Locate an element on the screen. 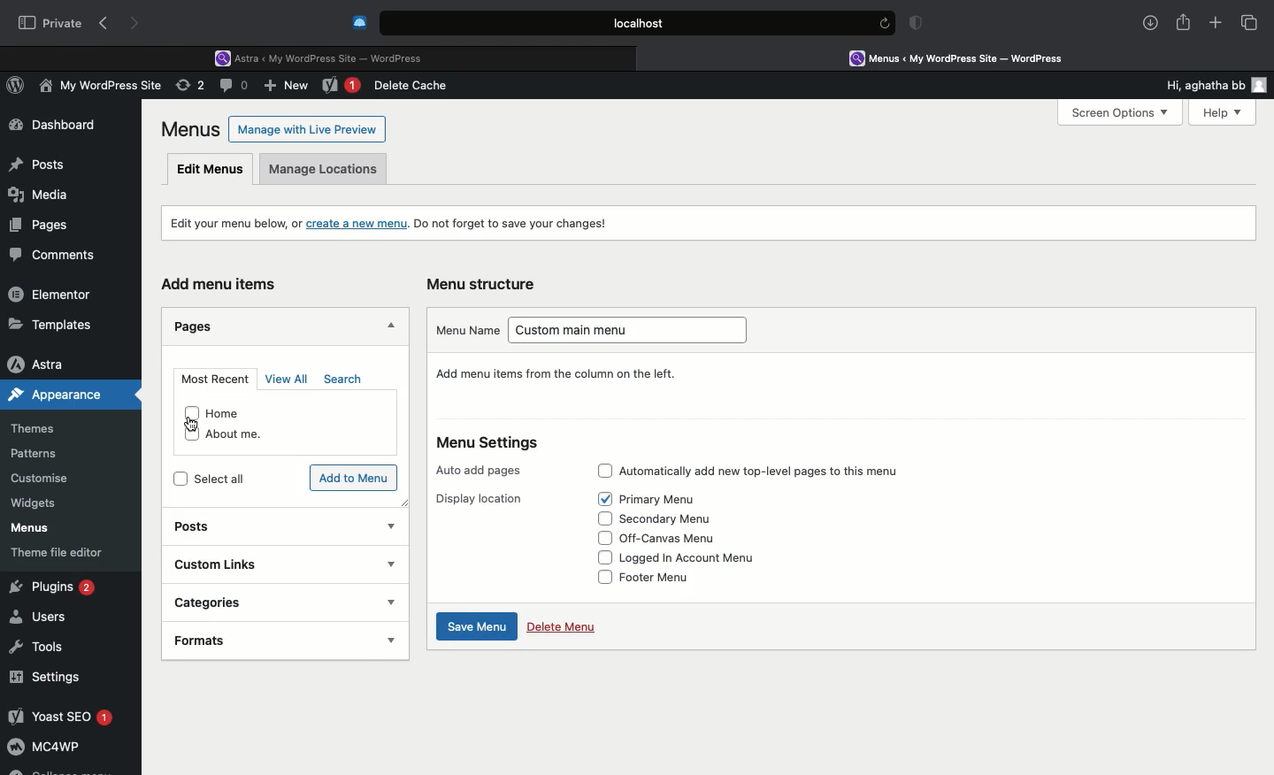 Image resolution: width=1274 pixels, height=775 pixels. Menus is located at coordinates (192, 129).